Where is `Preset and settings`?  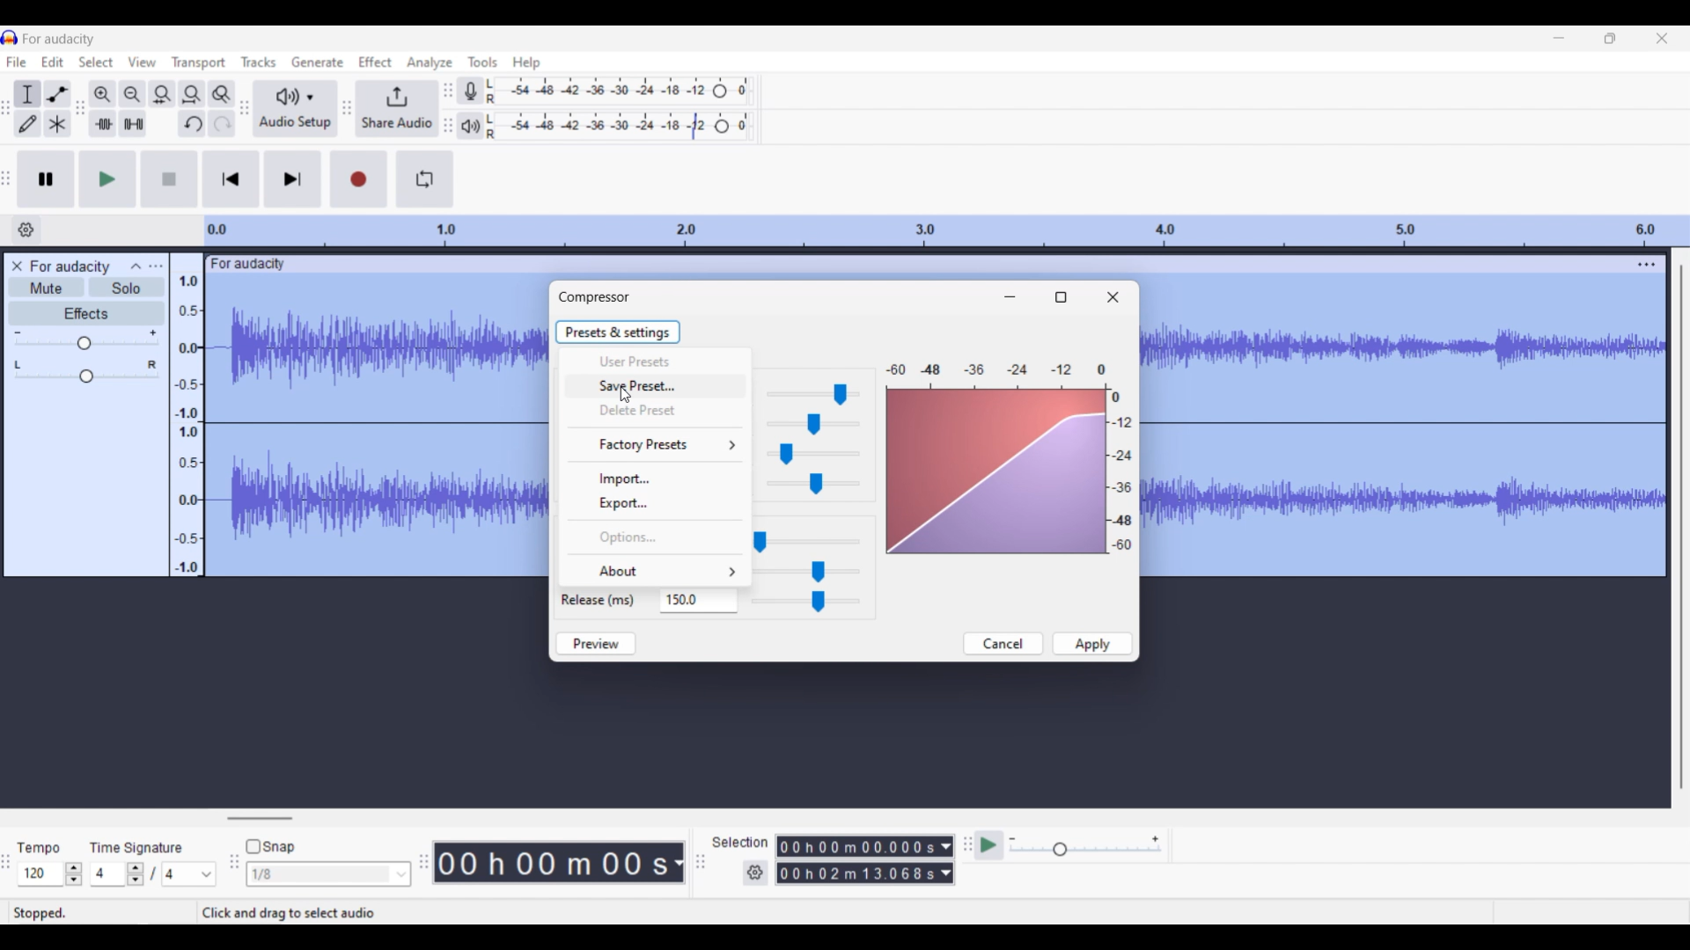 Preset and settings is located at coordinates (619, 332).